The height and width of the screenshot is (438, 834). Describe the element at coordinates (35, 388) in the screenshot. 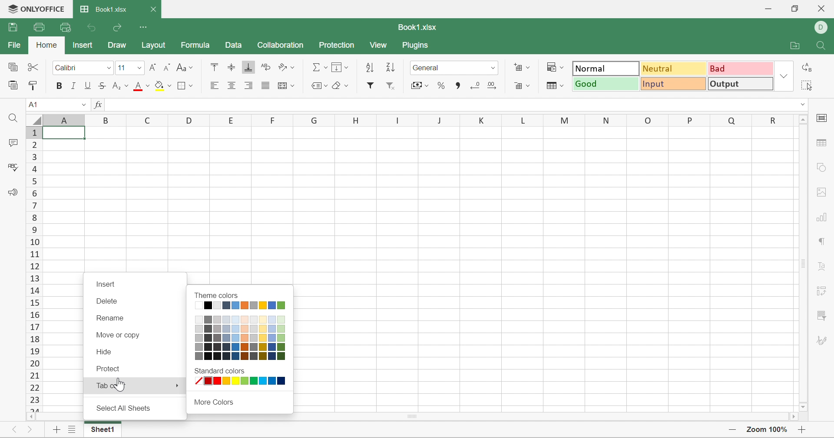

I see `22` at that location.